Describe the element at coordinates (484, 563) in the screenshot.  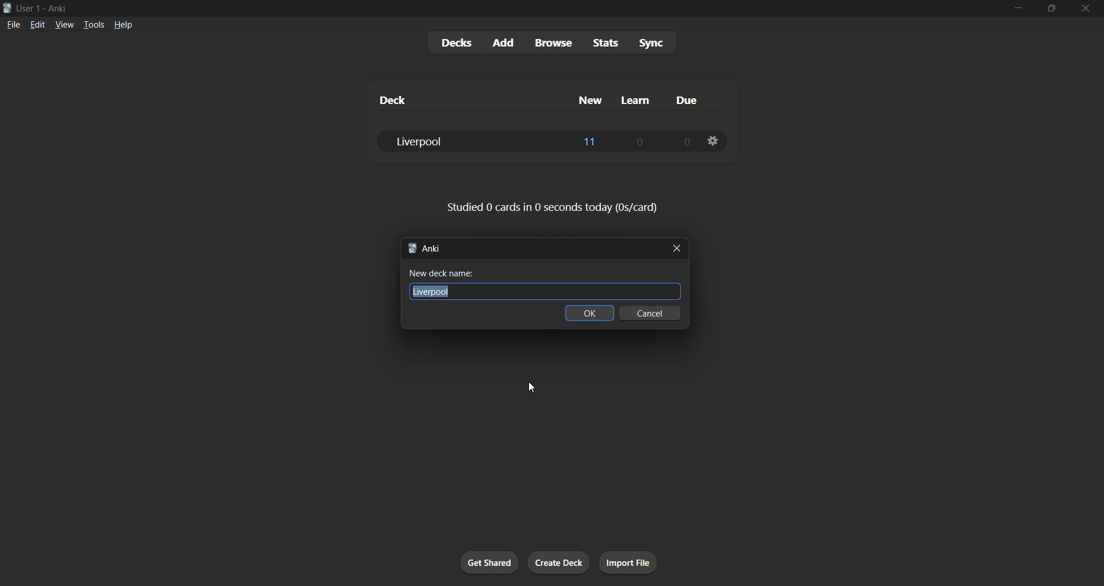
I see `get shared` at that location.